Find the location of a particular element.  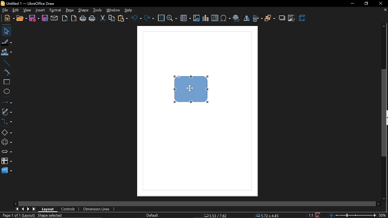

cut is located at coordinates (103, 18).